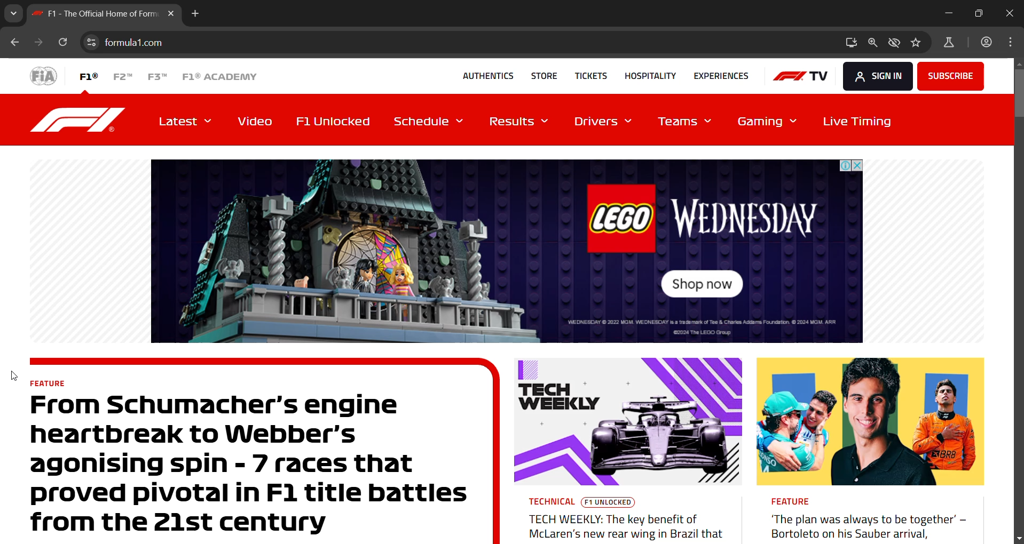 Image resolution: width=1024 pixels, height=544 pixels. I want to click on News: feature- plan was always to be together’ —Bortoleto on his Sauber arrival,, so click(870, 449).